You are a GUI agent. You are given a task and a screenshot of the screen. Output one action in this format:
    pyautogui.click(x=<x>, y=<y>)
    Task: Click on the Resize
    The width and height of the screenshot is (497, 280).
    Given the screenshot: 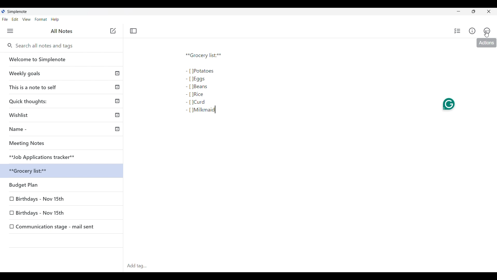 What is the action you would take?
    pyautogui.click(x=473, y=12)
    